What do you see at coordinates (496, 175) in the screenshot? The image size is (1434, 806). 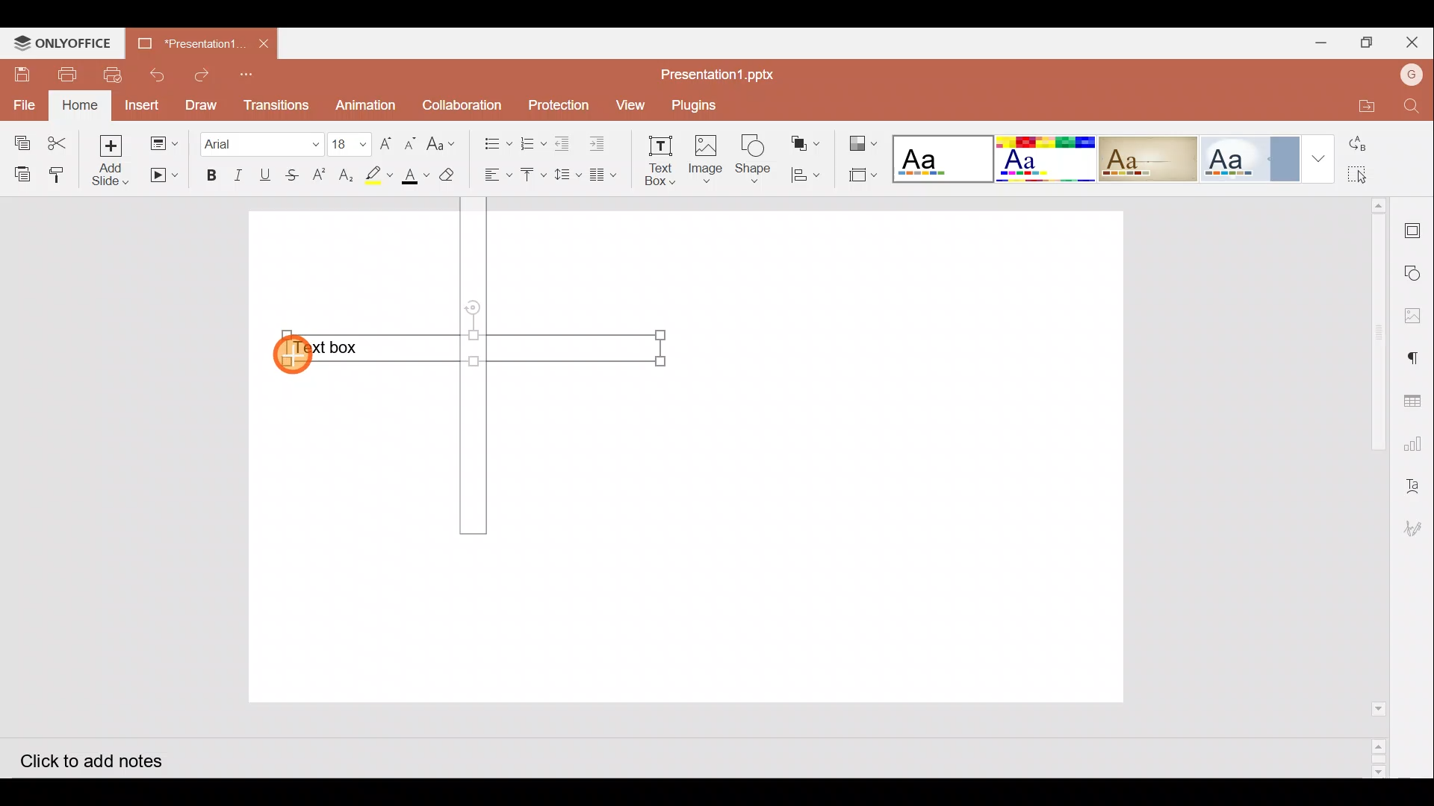 I see `Horizontal align` at bounding box center [496, 175].